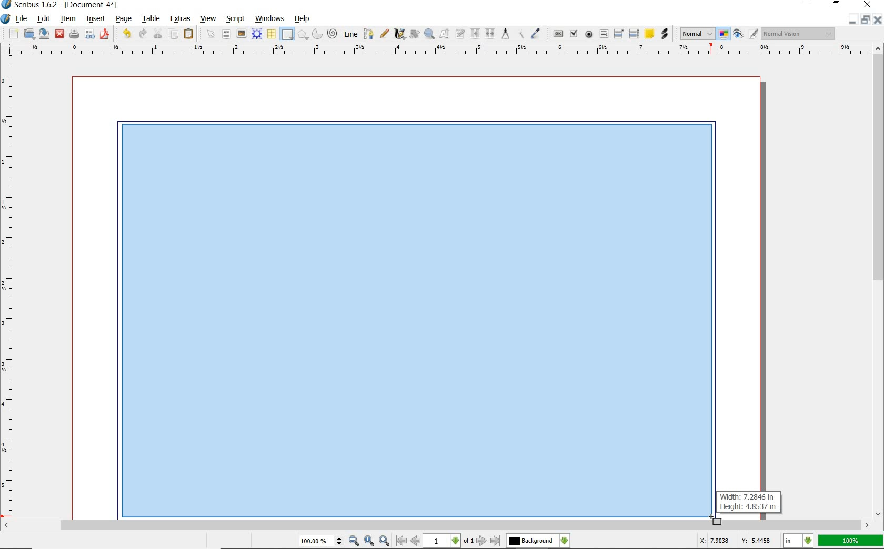  What do you see at coordinates (369, 33) in the screenshot?
I see `Bezier curve` at bounding box center [369, 33].